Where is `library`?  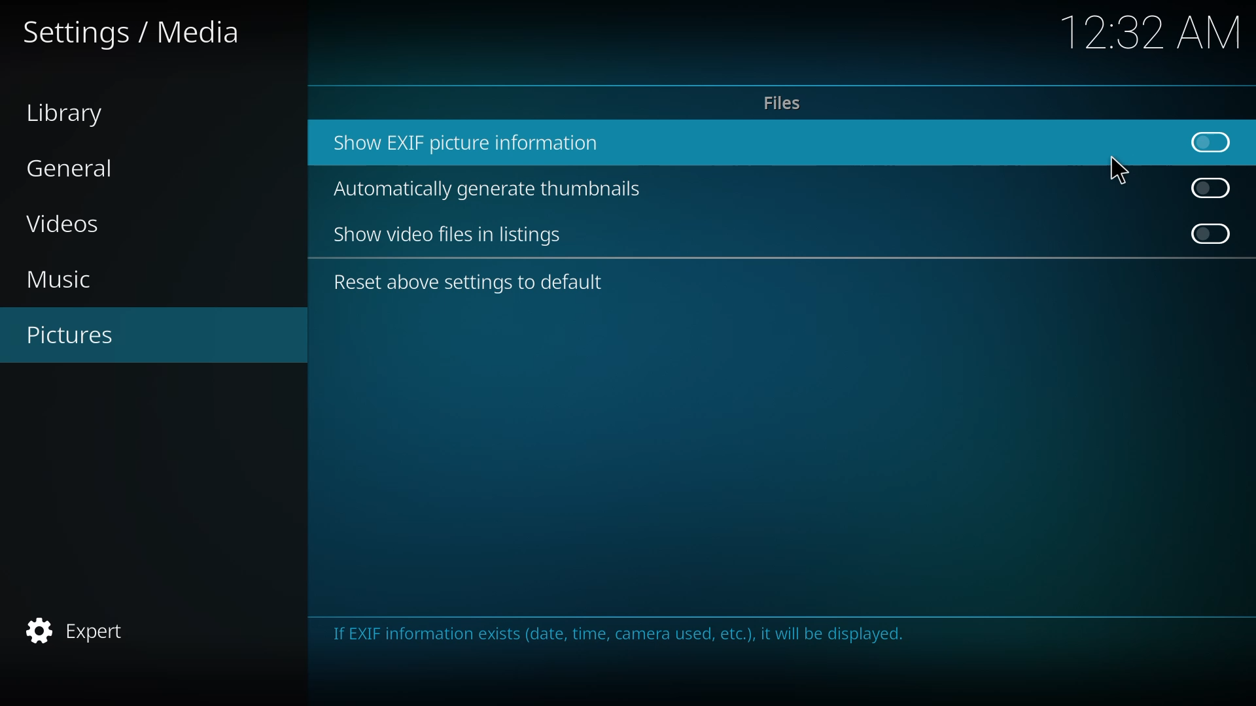 library is located at coordinates (73, 112).